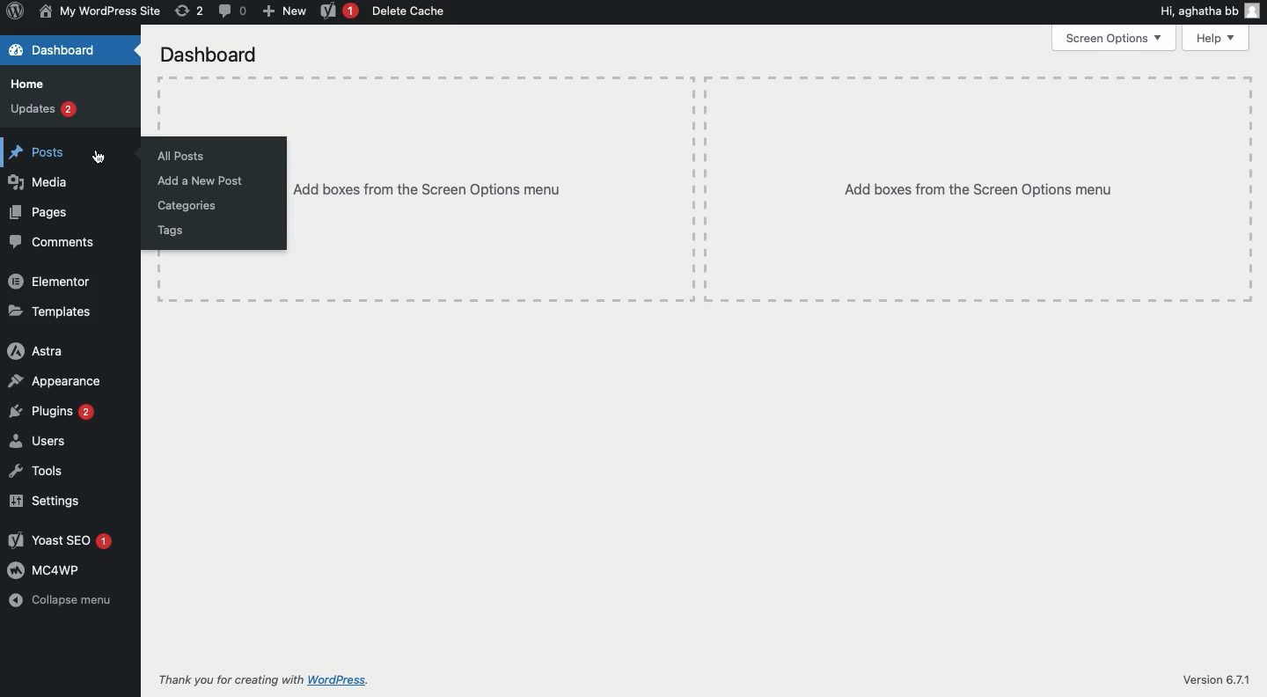  I want to click on Revision, so click(187, 12).